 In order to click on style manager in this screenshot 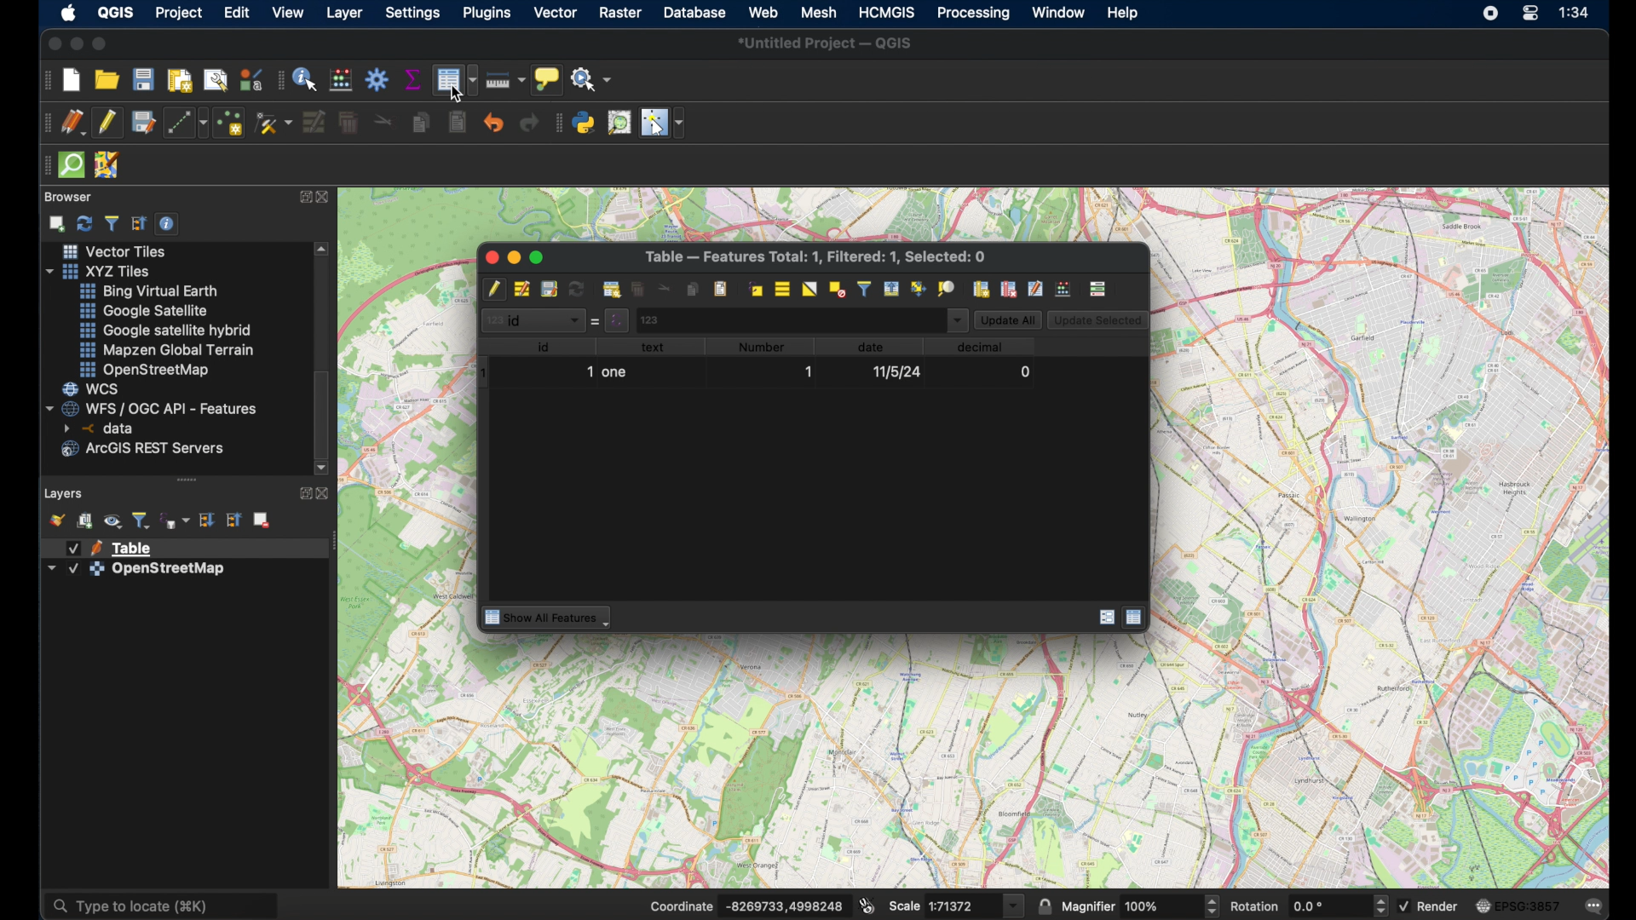, I will do `click(249, 78)`.